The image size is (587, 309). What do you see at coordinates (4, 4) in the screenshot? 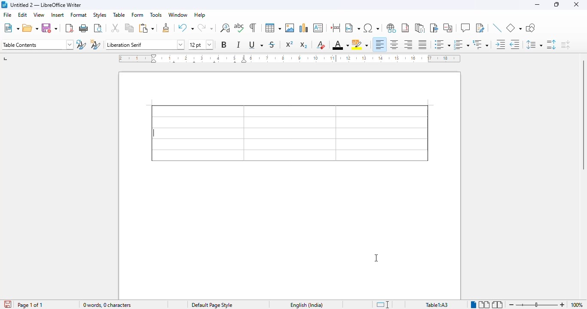
I see `logo` at bounding box center [4, 4].